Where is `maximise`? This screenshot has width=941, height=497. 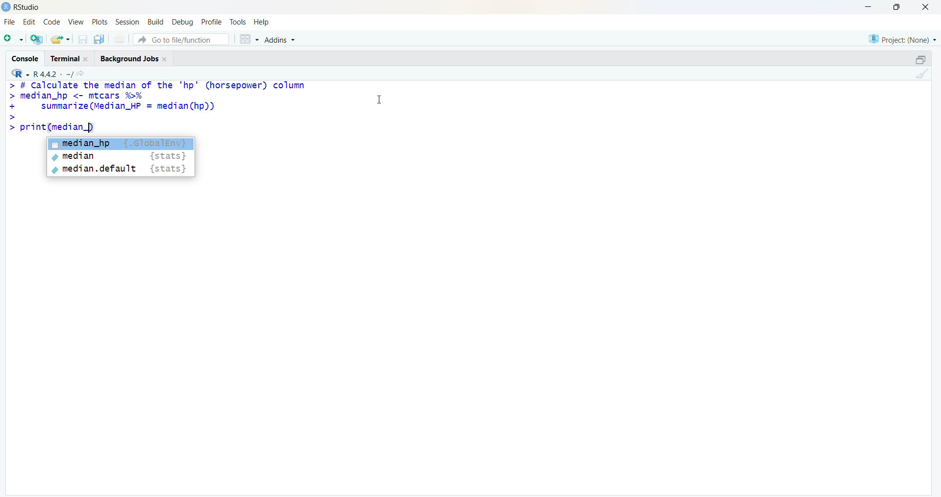 maximise is located at coordinates (897, 7).